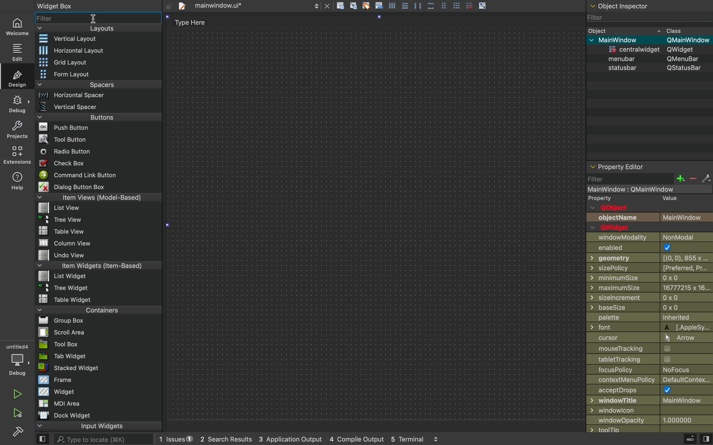  Describe the element at coordinates (98, 357) in the screenshot. I see `tab widget` at that location.